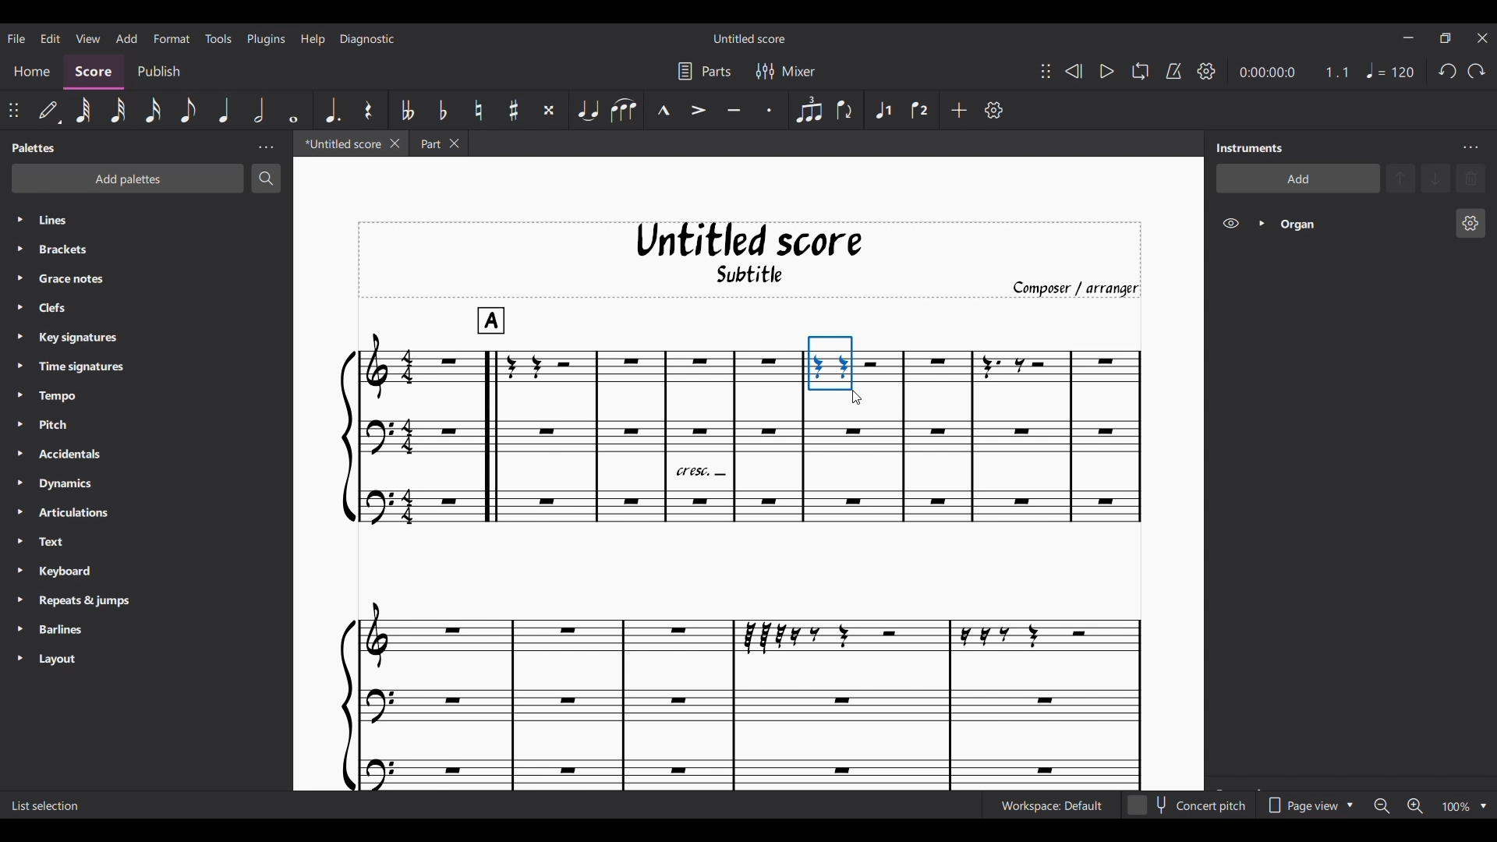 Image resolution: width=1497 pixels, height=842 pixels. Describe the element at coordinates (1294, 73) in the screenshot. I see `Current ratio and duration of score` at that location.